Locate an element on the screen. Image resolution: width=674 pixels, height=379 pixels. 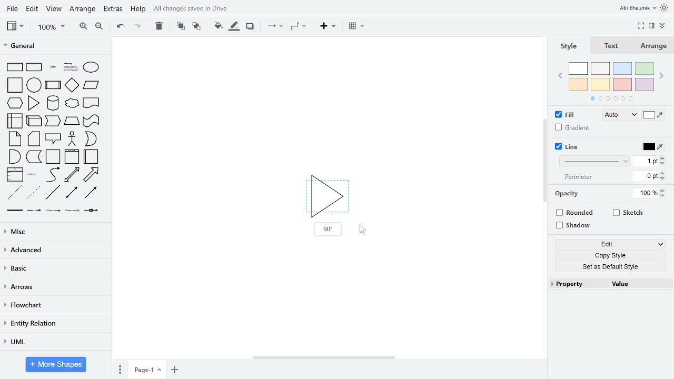
connector with label is located at coordinates (33, 211).